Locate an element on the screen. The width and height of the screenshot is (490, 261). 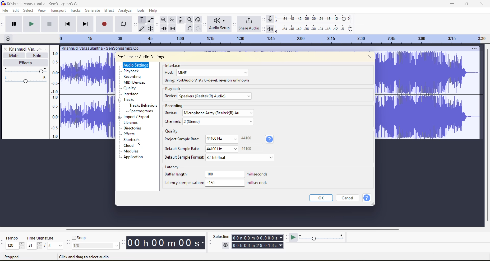
snap is located at coordinates (95, 242).